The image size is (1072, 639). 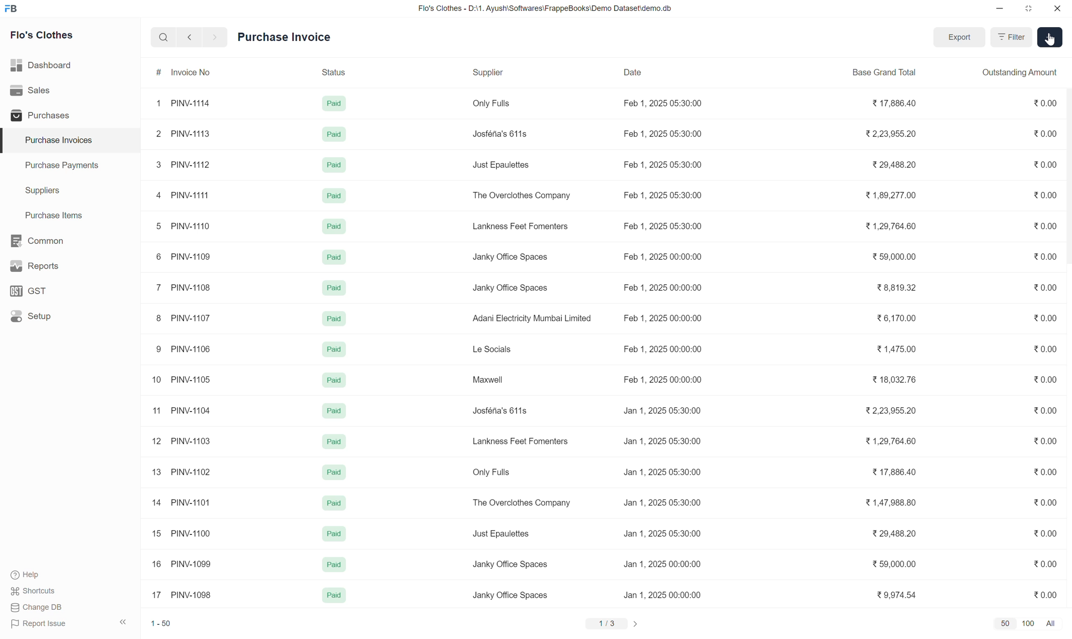 What do you see at coordinates (663, 103) in the screenshot?
I see `Feb 1, 2025 05:30:00` at bounding box center [663, 103].